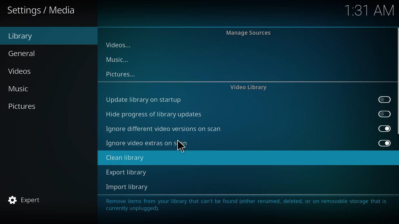 This screenshot has height=224, width=399. Describe the element at coordinates (119, 59) in the screenshot. I see `music` at that location.